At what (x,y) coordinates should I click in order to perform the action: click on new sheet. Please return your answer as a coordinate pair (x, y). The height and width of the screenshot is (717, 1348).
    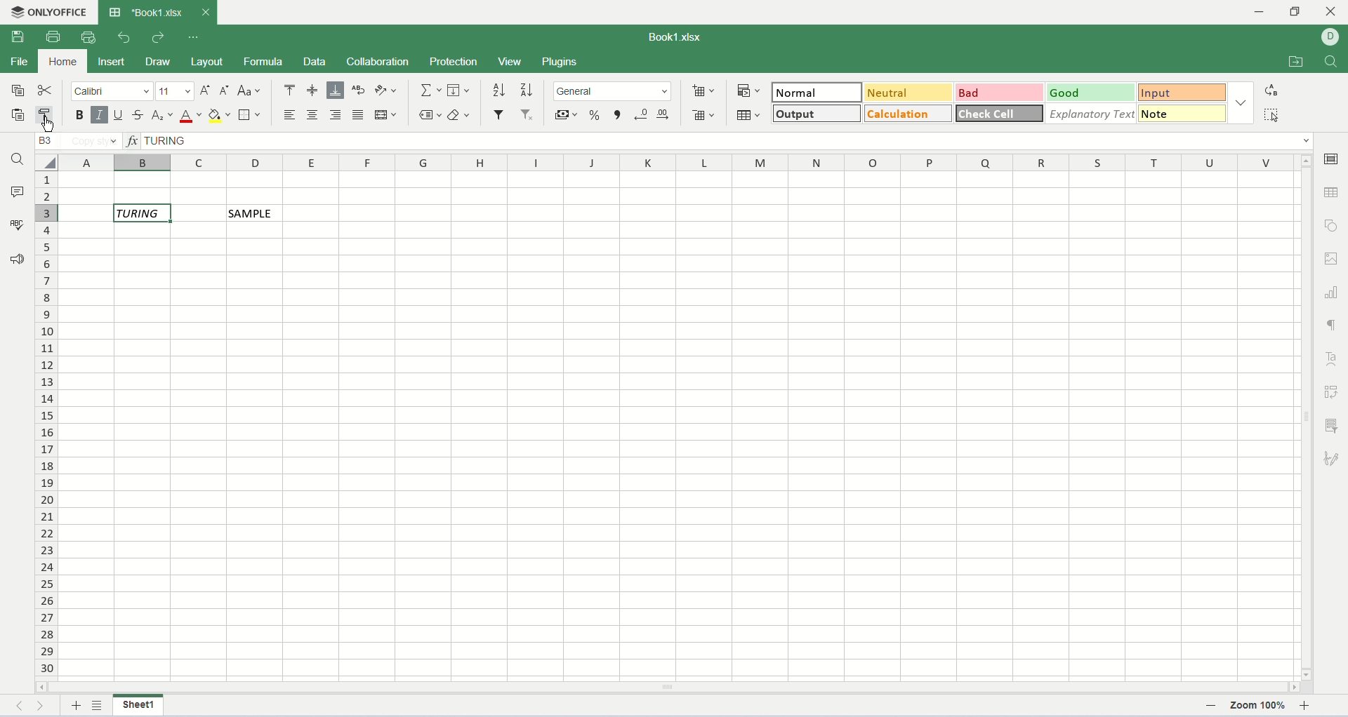
    Looking at the image, I should click on (77, 707).